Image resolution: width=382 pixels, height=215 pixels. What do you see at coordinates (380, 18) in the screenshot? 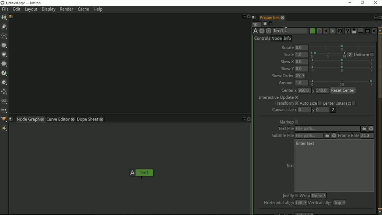
I see `Close` at bounding box center [380, 18].